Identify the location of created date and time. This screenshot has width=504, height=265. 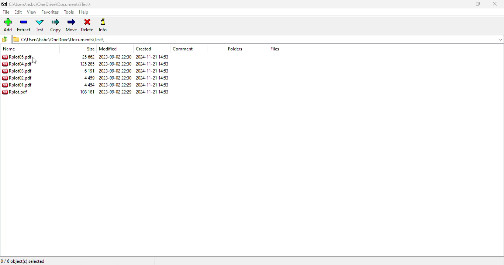
(152, 57).